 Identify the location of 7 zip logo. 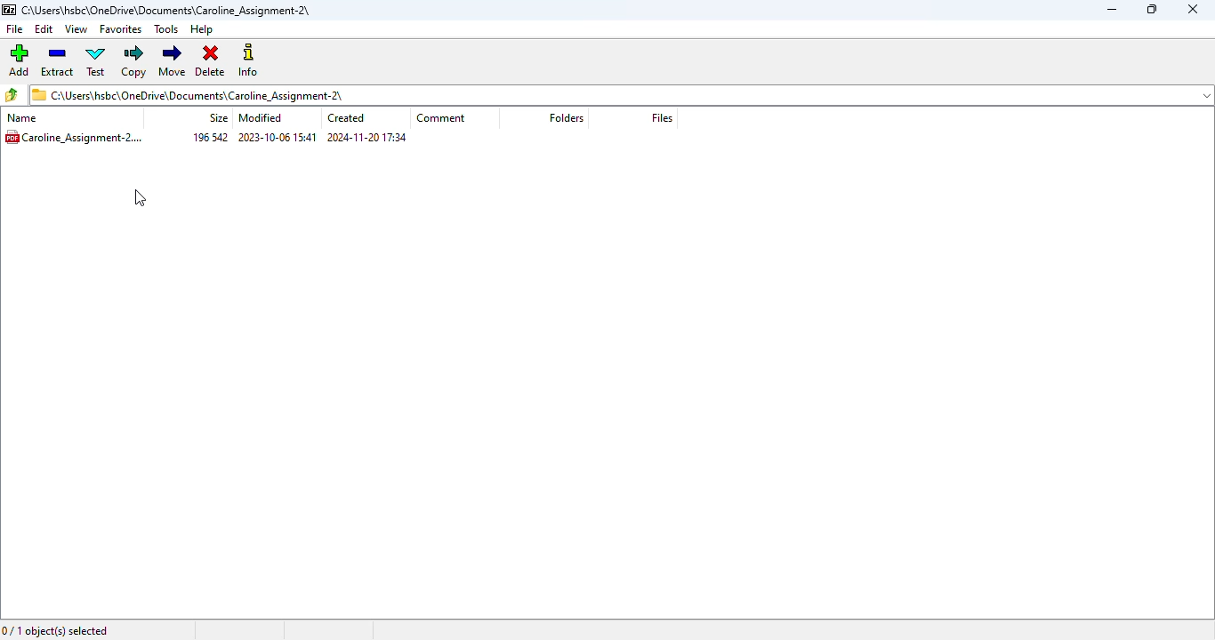
(8, 10).